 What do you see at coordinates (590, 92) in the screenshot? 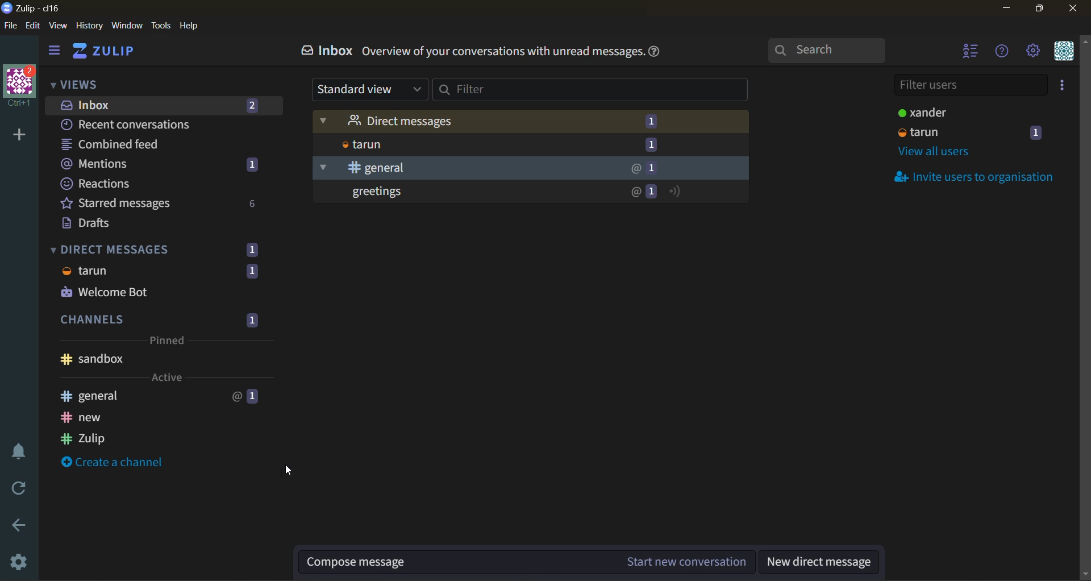
I see `filter` at bounding box center [590, 92].